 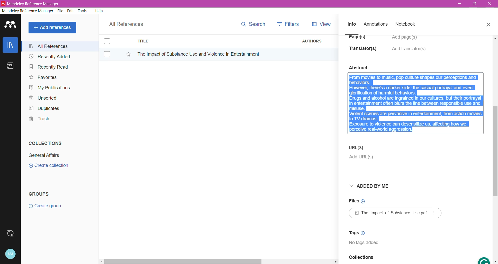 What do you see at coordinates (49, 57) in the screenshot?
I see `Recently Added` at bounding box center [49, 57].